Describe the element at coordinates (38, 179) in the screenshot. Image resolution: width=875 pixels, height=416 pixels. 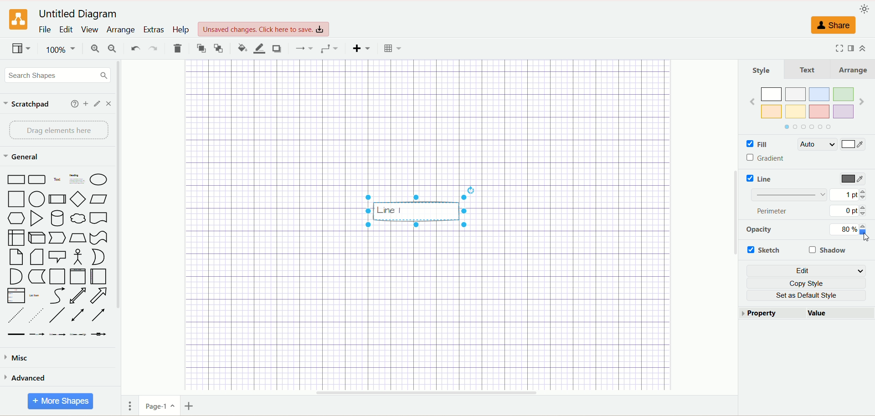
I see `Rounded Rectangle` at that location.